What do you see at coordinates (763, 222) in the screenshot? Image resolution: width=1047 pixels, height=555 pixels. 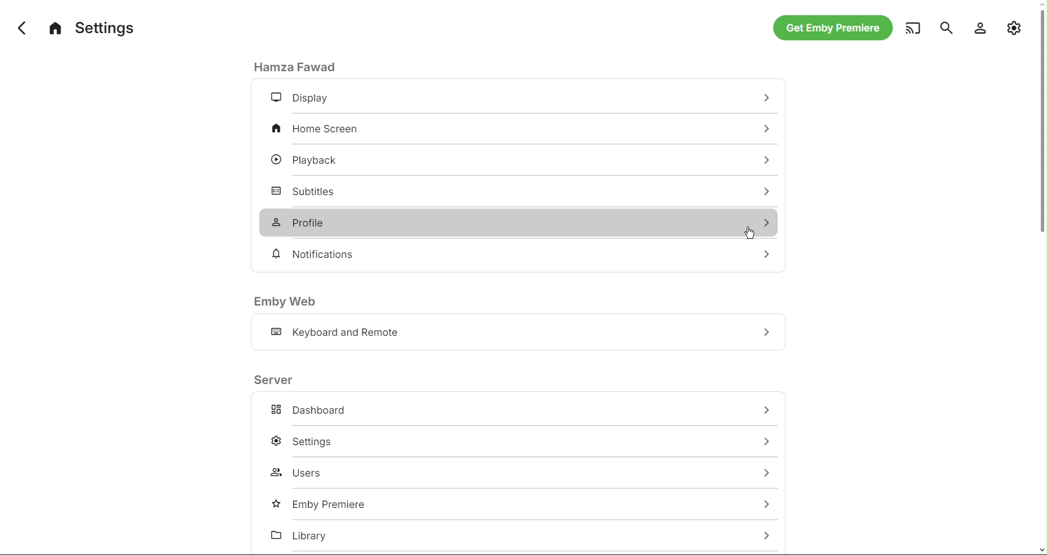 I see `go` at bounding box center [763, 222].